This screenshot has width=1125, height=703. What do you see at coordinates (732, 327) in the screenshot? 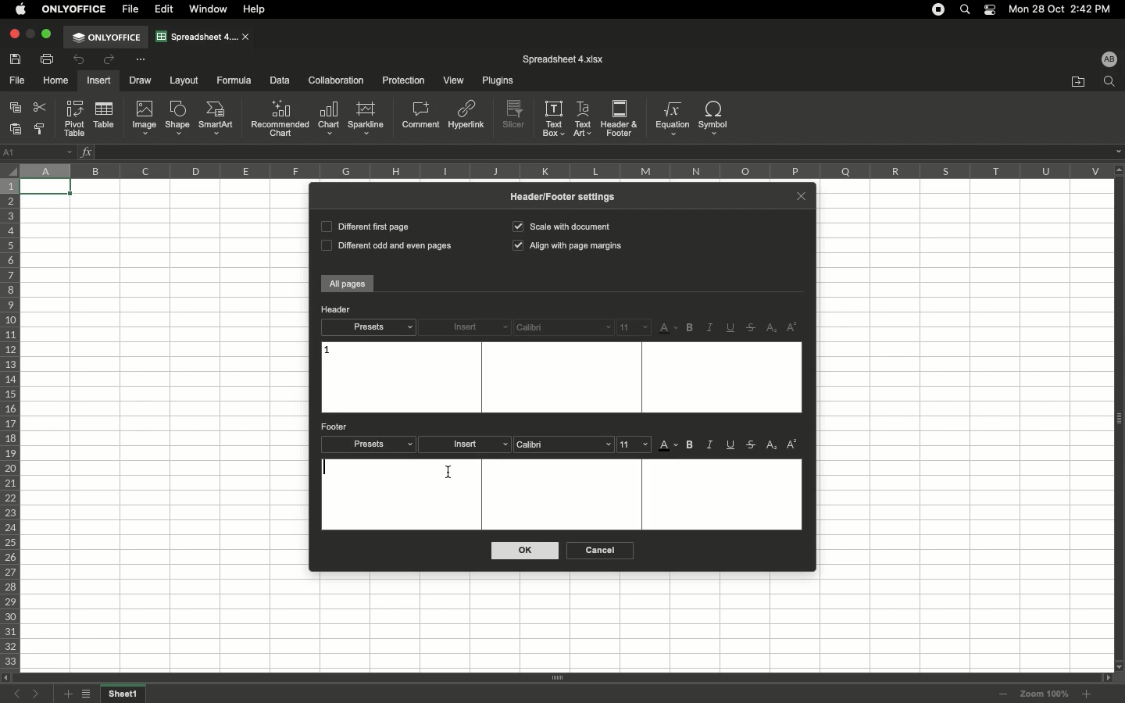
I see `Underline` at bounding box center [732, 327].